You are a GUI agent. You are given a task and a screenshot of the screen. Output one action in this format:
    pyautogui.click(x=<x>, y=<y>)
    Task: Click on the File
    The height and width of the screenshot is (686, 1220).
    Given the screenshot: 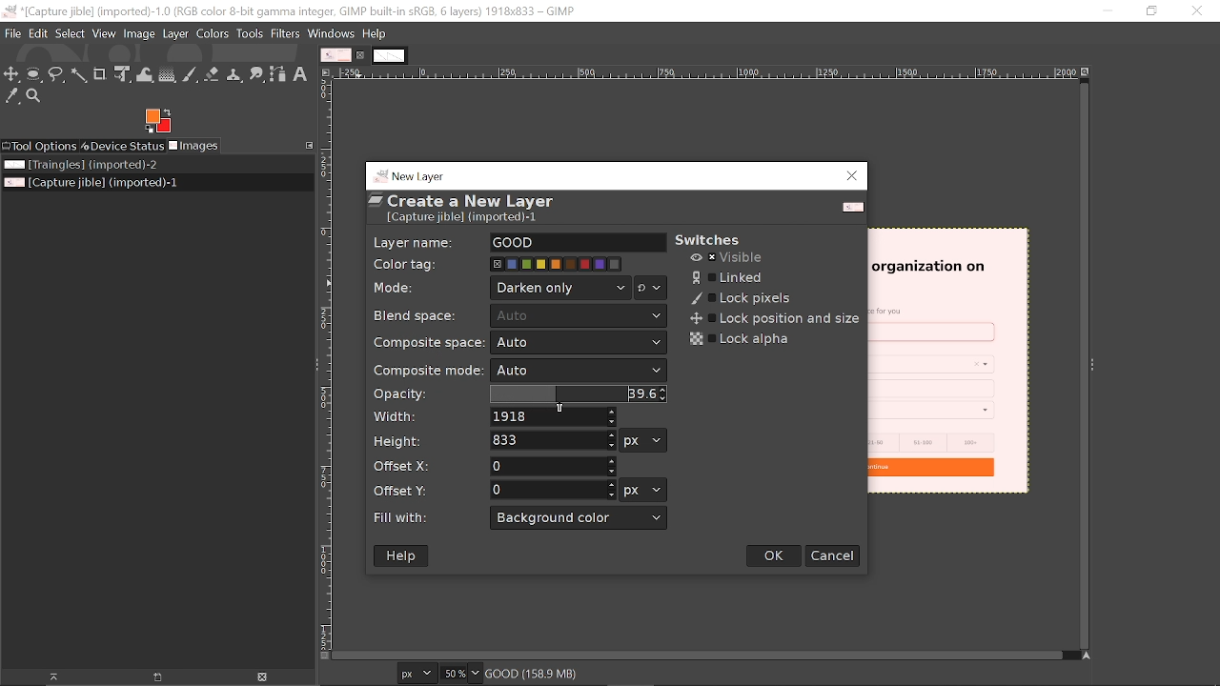 What is the action you would take?
    pyautogui.click(x=12, y=33)
    